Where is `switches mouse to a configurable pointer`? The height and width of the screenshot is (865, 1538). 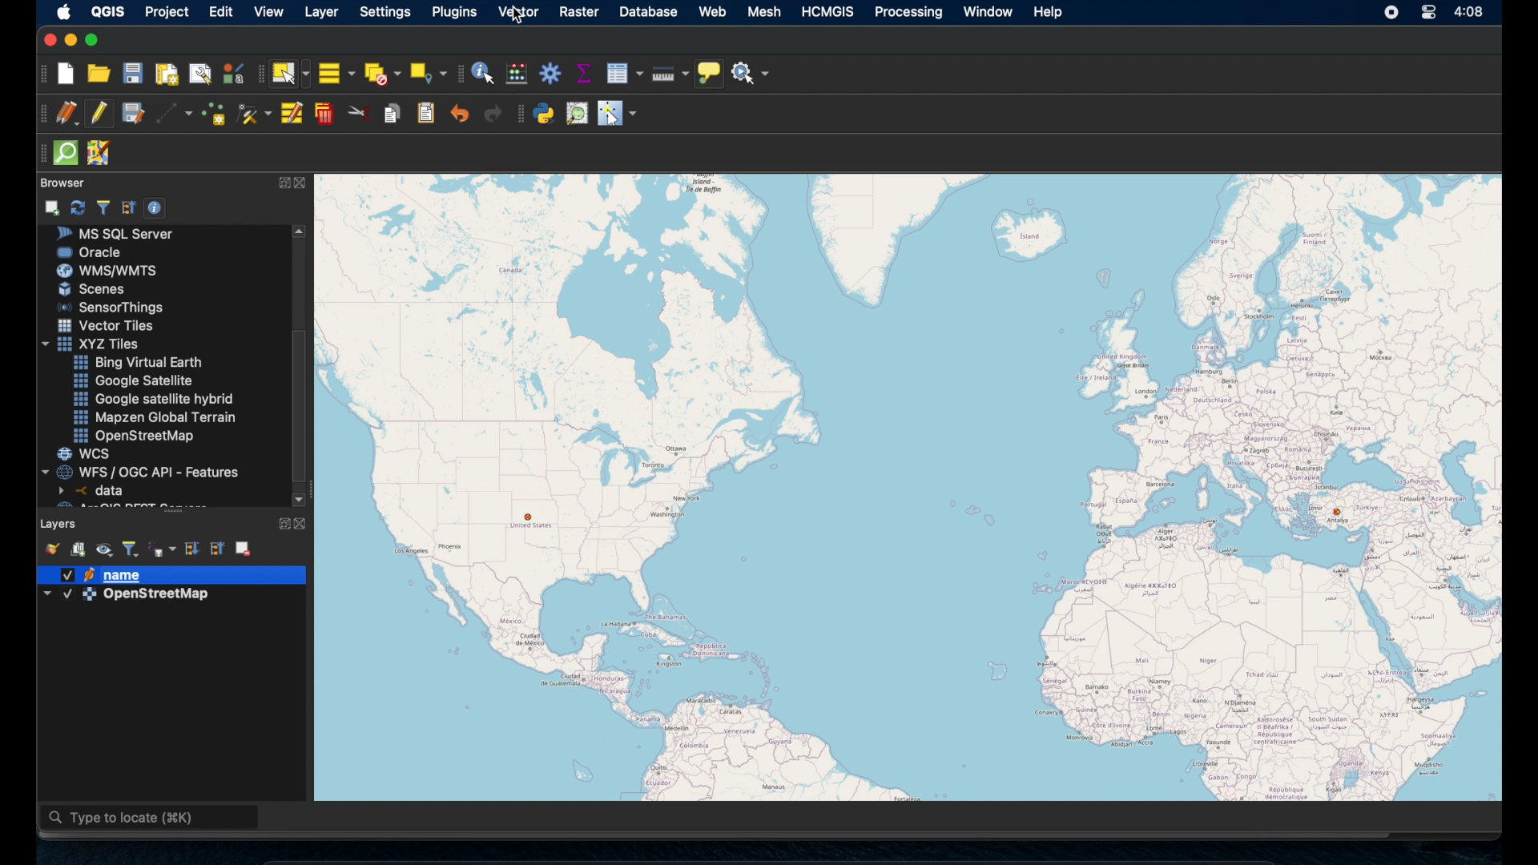 switches mouse to a configurable pointer is located at coordinates (617, 114).